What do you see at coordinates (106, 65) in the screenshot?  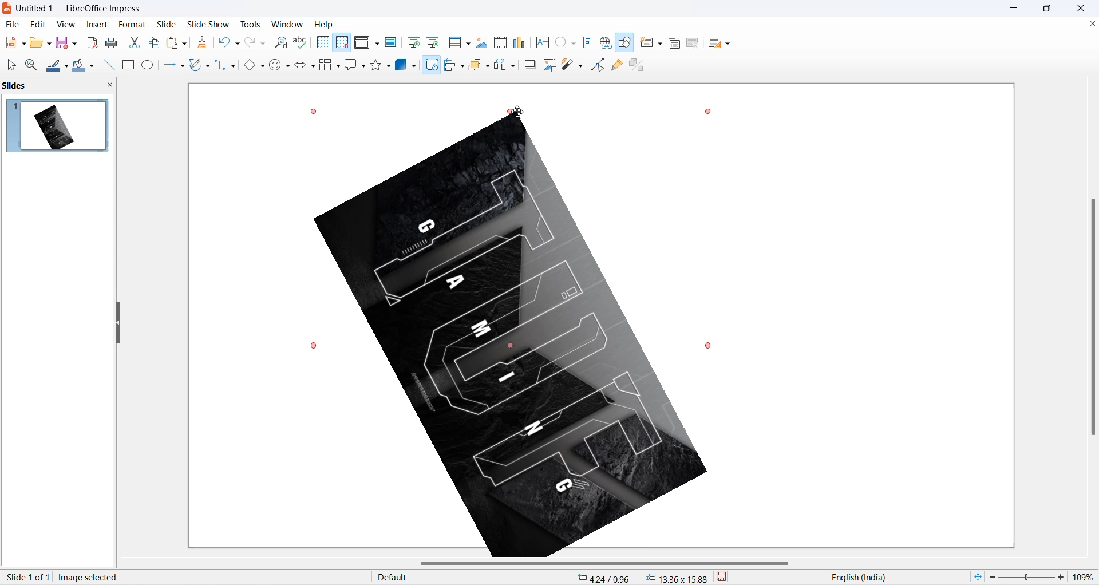 I see `line` at bounding box center [106, 65].